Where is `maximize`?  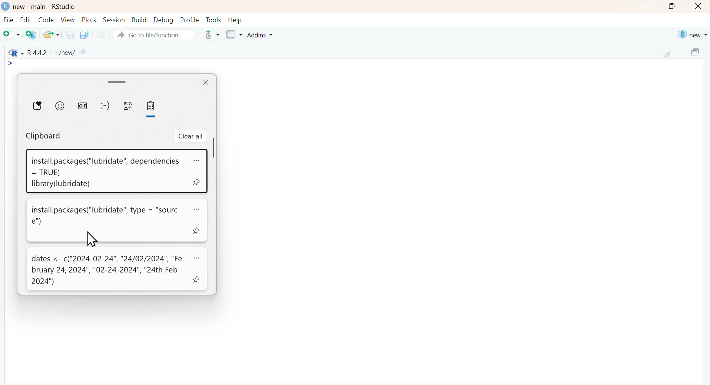 maximize is located at coordinates (697, 53).